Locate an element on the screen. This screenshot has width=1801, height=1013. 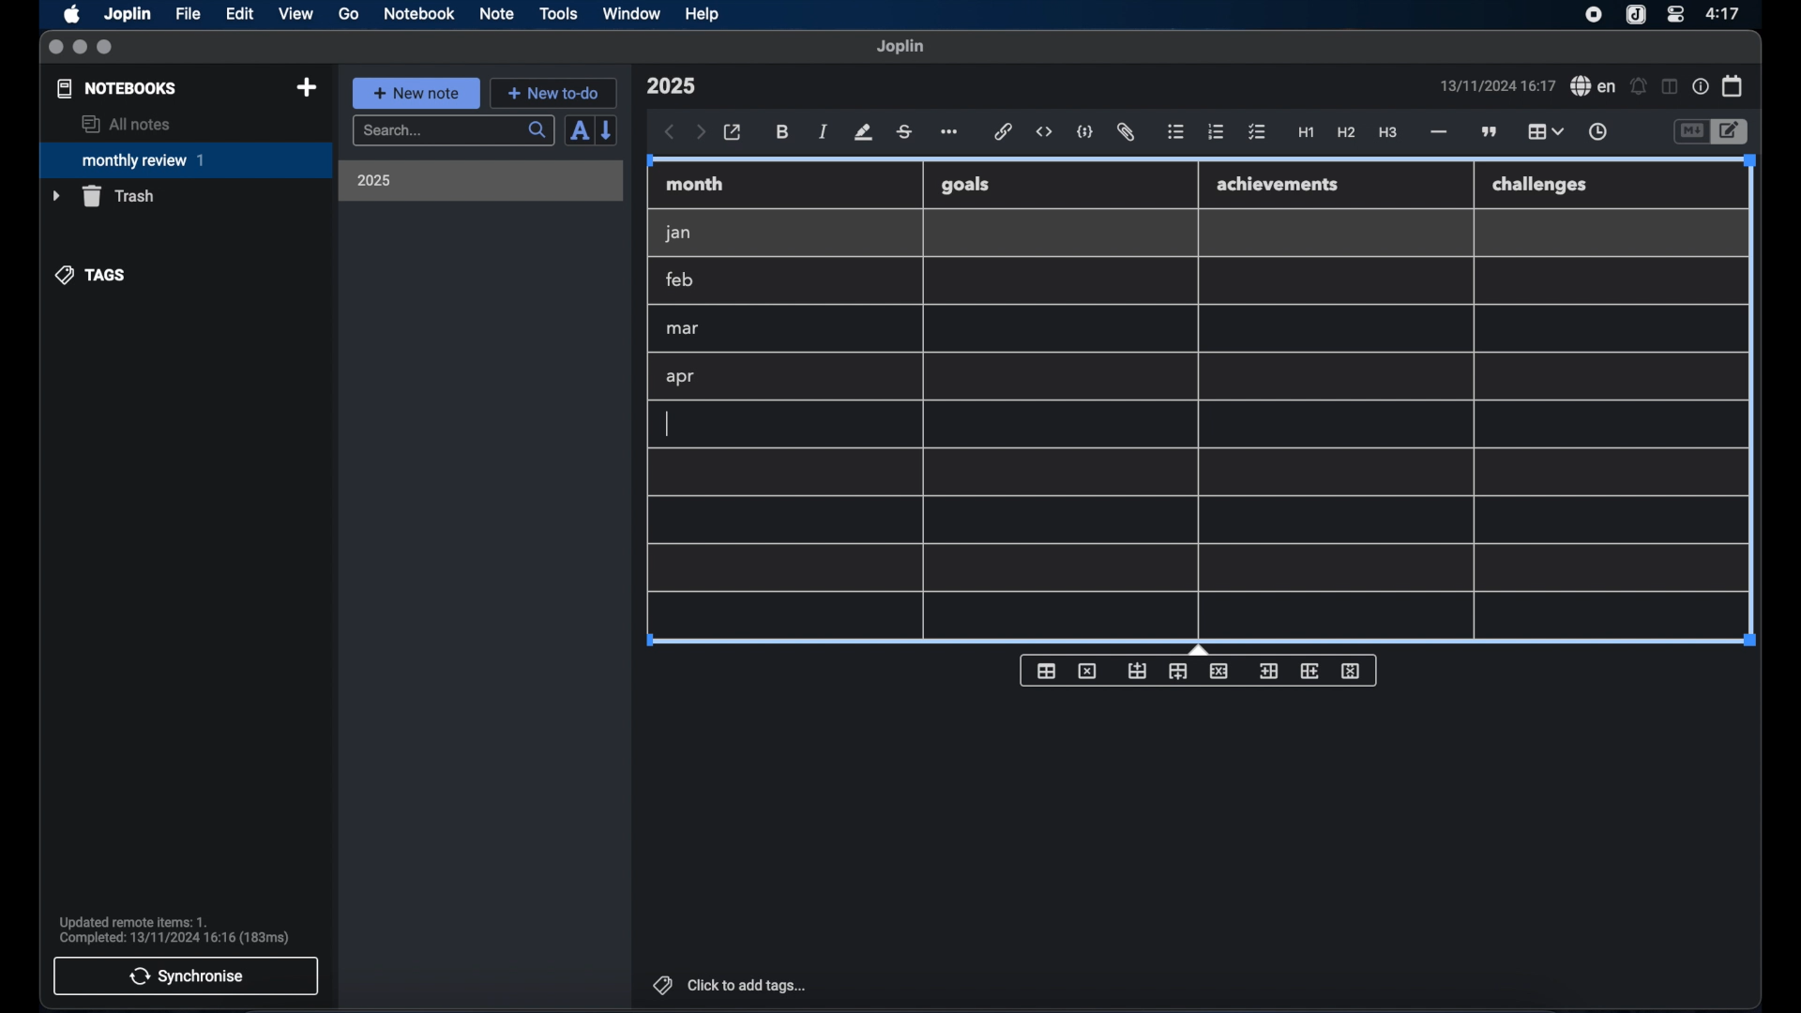
new to-do is located at coordinates (554, 93).